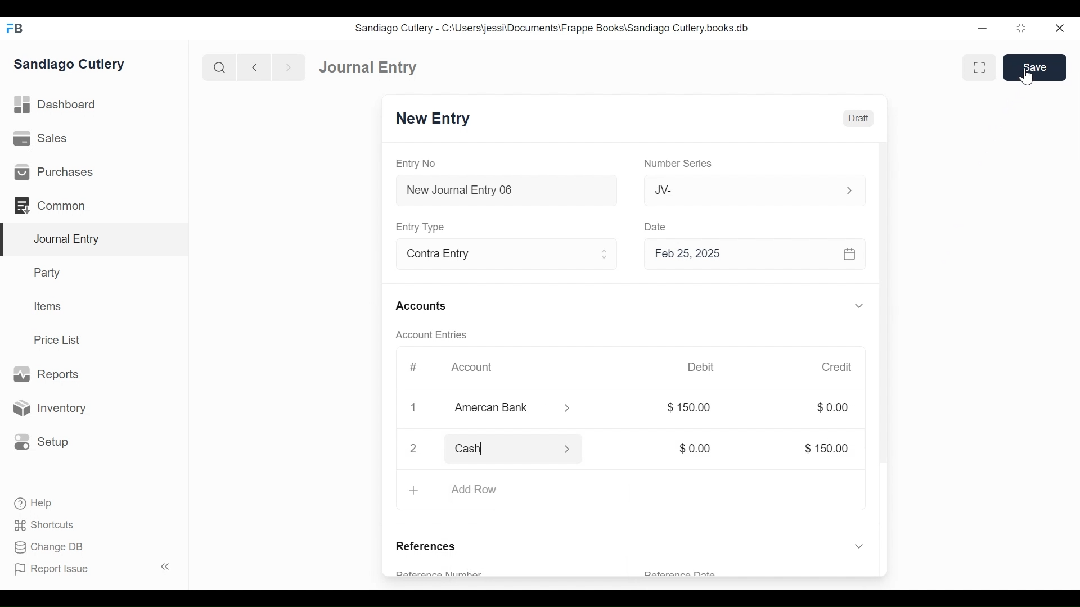 The width and height of the screenshot is (1080, 607). Describe the element at coordinates (44, 139) in the screenshot. I see `Sales` at that location.